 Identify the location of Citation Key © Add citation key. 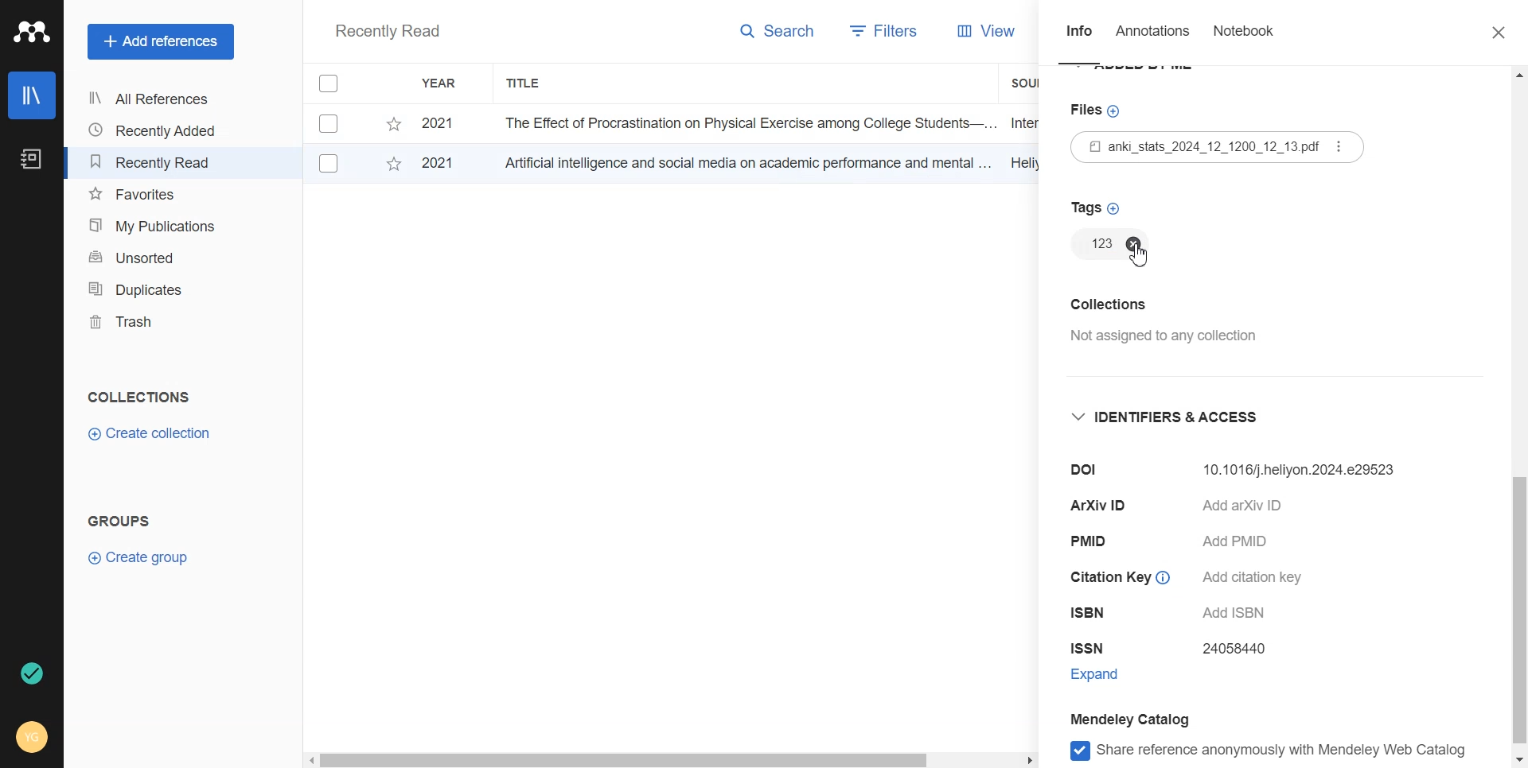
(1193, 580).